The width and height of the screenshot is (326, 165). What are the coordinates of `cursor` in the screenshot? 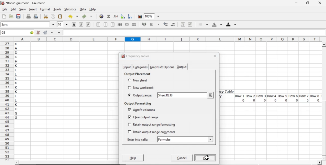 It's located at (207, 160).